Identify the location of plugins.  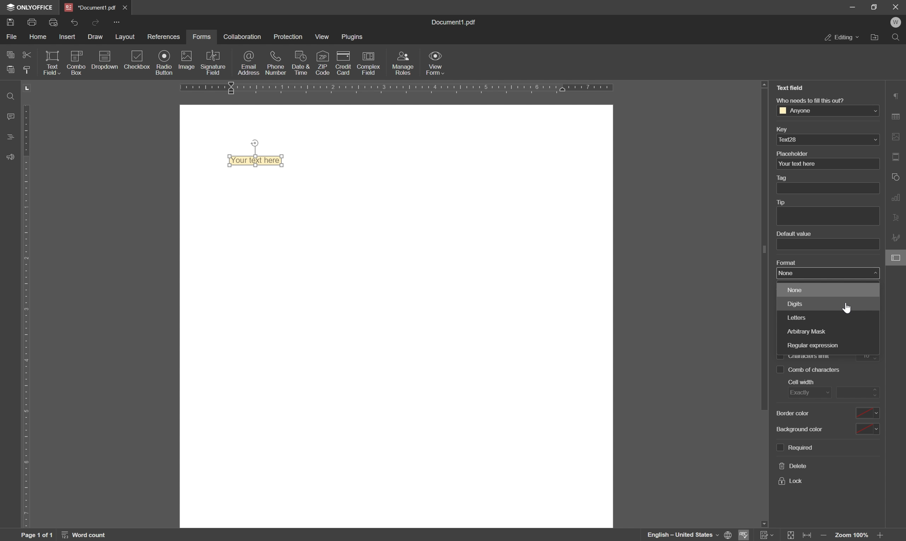
(355, 38).